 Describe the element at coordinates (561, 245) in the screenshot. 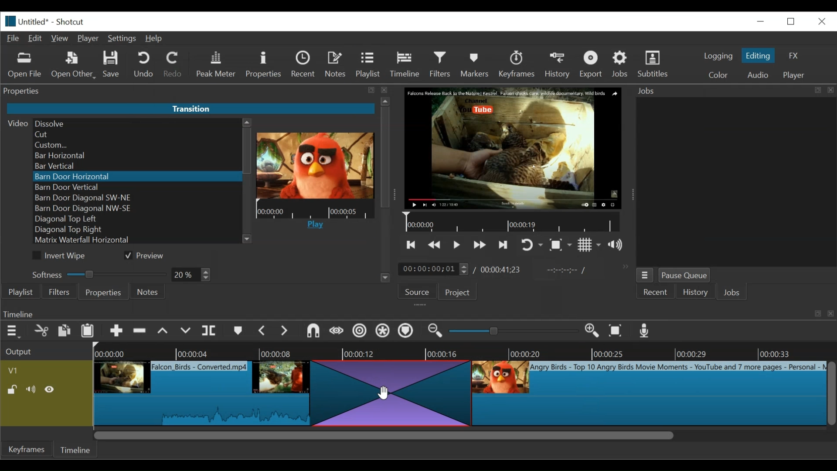

I see `Toggle Zoom` at that location.